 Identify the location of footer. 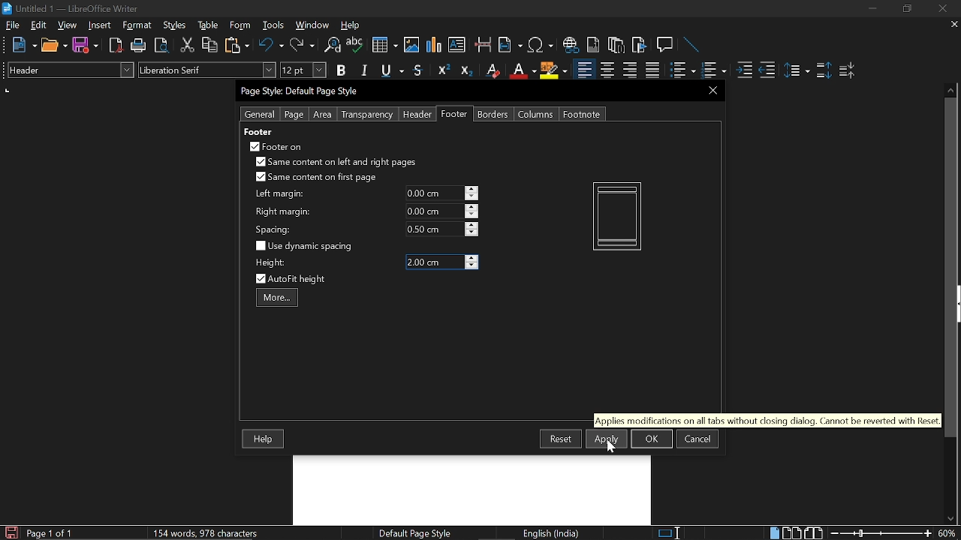
(258, 131).